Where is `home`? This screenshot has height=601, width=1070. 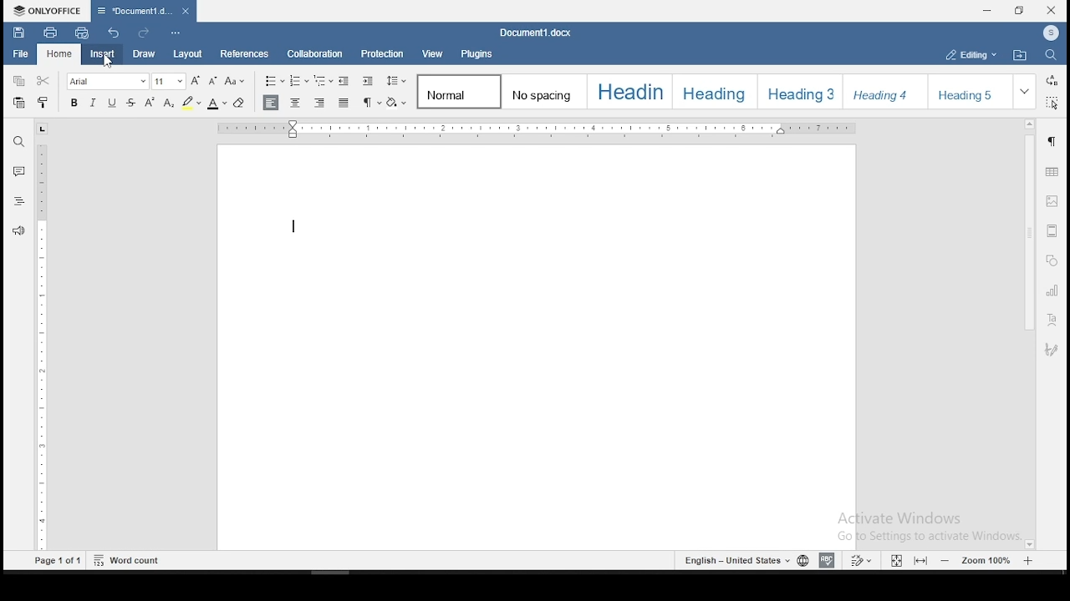 home is located at coordinates (59, 54).